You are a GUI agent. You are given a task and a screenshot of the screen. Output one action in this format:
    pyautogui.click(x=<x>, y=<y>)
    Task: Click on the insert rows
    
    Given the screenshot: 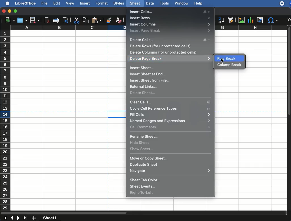 What is the action you would take?
    pyautogui.click(x=170, y=18)
    